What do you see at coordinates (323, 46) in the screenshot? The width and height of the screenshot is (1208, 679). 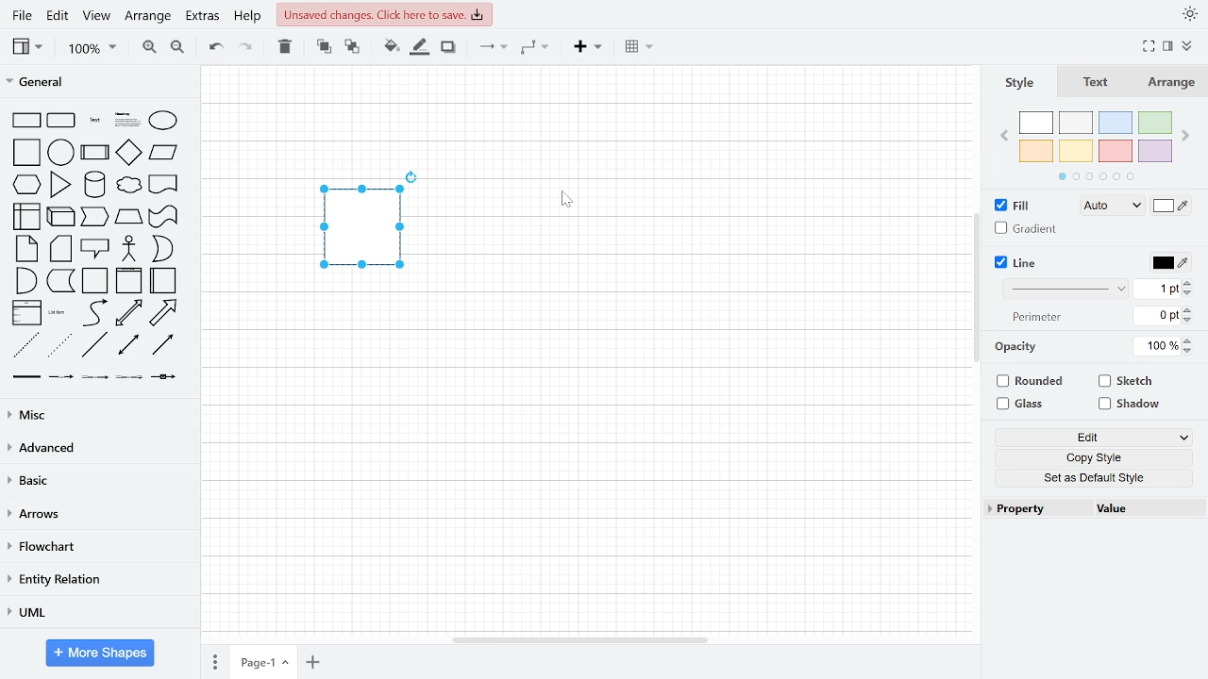 I see `to front` at bounding box center [323, 46].